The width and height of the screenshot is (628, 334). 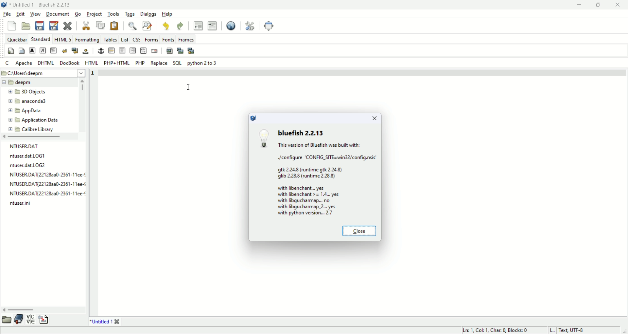 I want to click on insert image, so click(x=170, y=51).